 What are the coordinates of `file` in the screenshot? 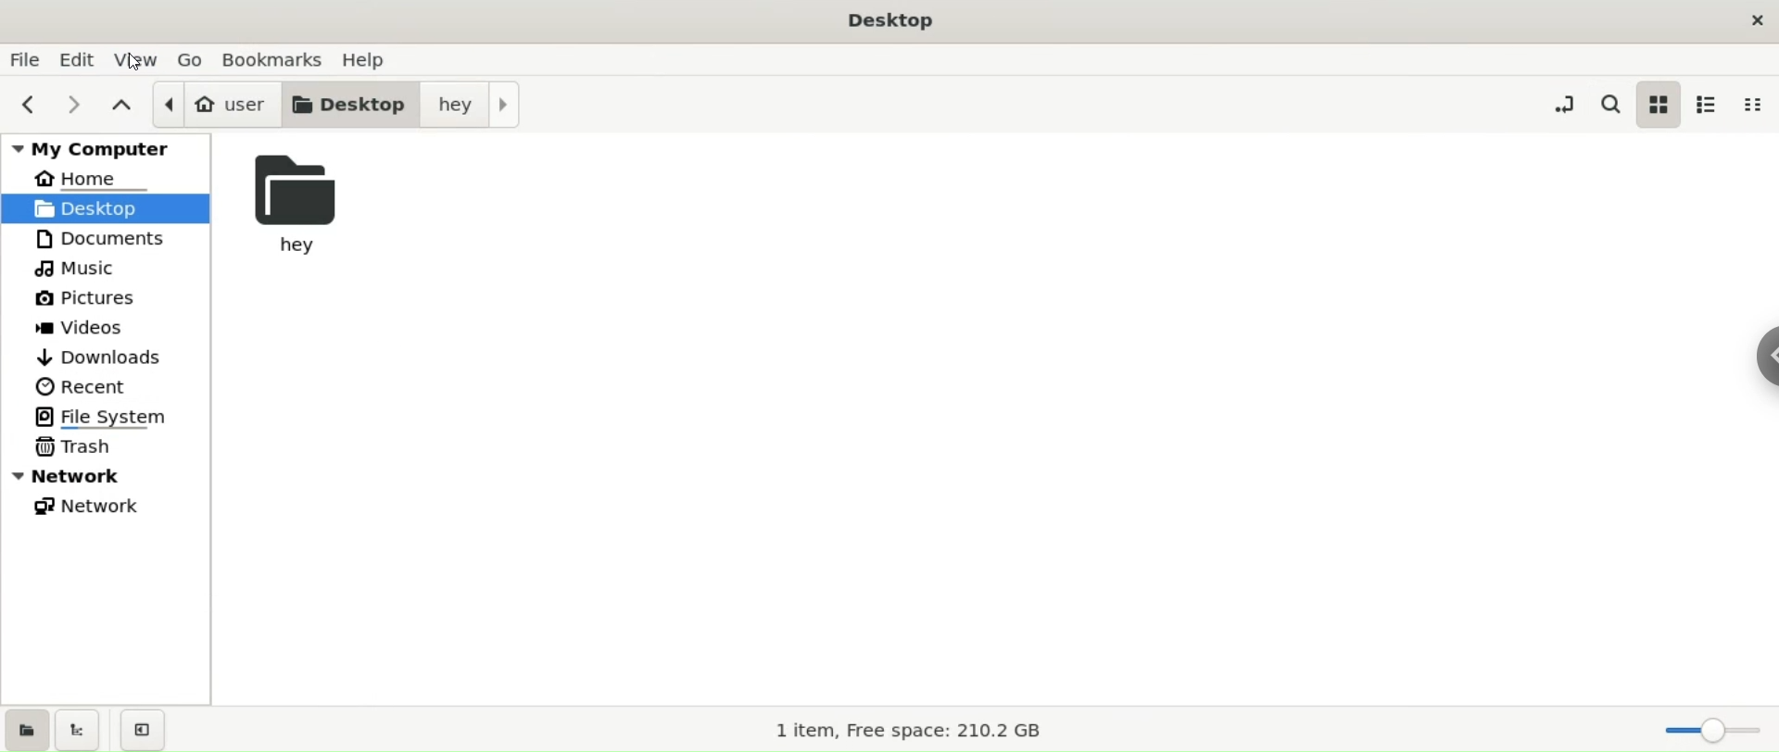 It's located at (25, 58).